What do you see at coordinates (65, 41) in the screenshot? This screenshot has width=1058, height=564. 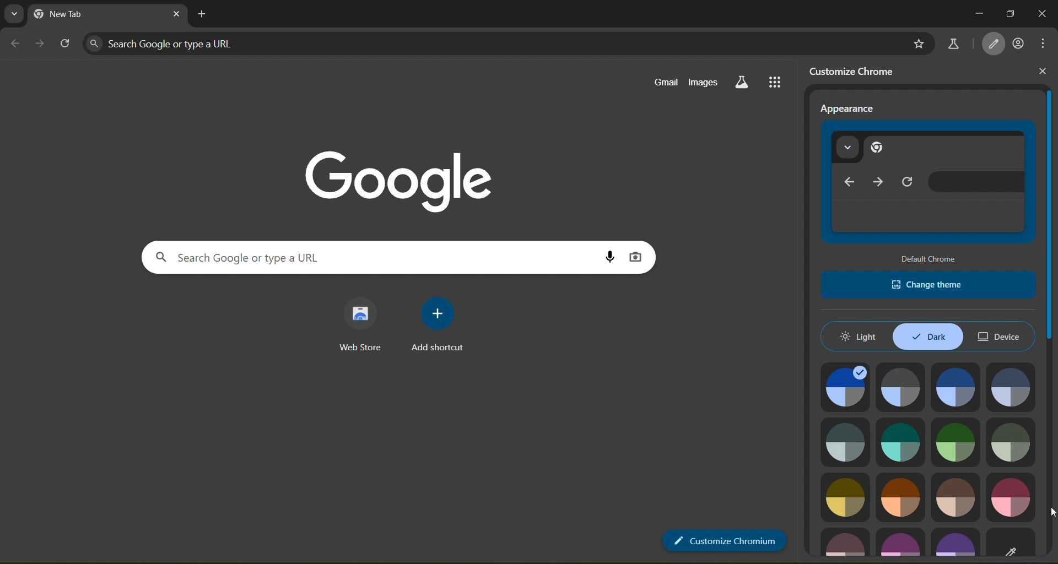 I see `reload page` at bounding box center [65, 41].